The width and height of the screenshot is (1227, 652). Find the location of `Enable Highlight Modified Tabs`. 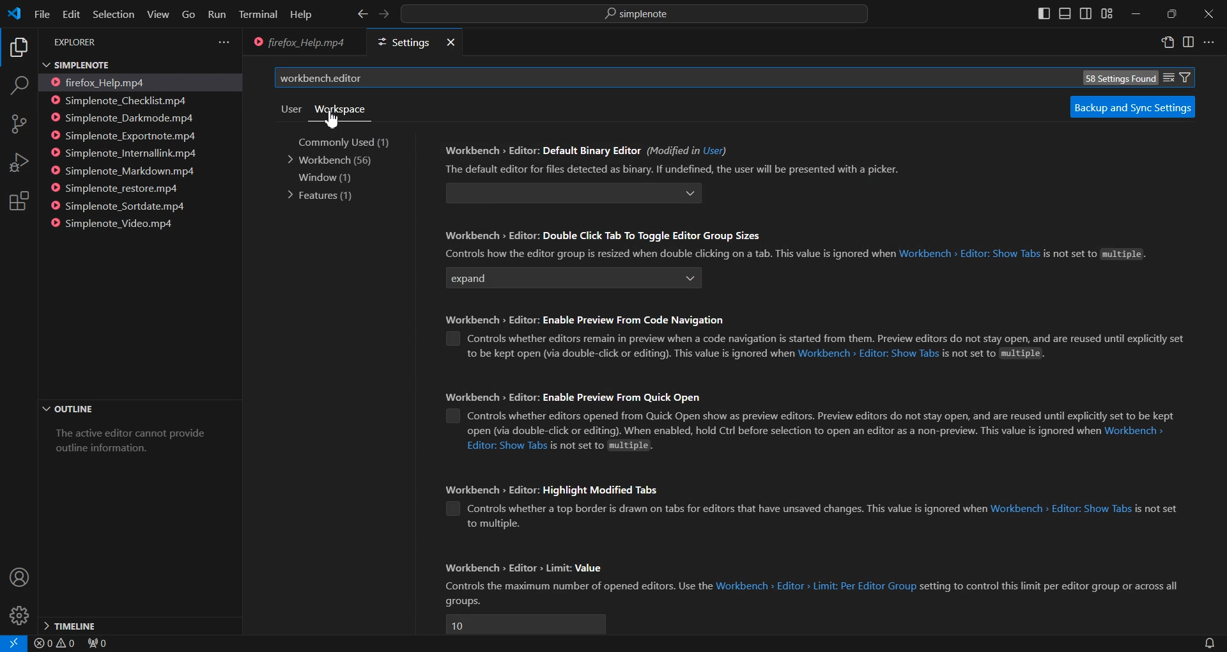

Enable Highlight Modified Tabs is located at coordinates (453, 509).